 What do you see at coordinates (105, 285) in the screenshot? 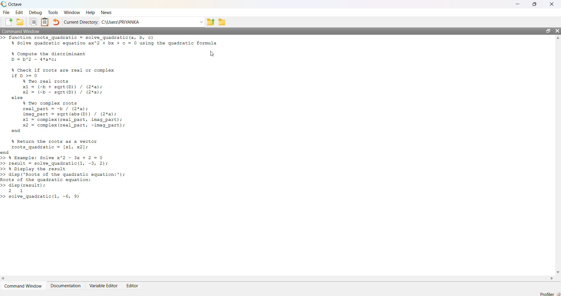
I see `Variable Editor` at bounding box center [105, 285].